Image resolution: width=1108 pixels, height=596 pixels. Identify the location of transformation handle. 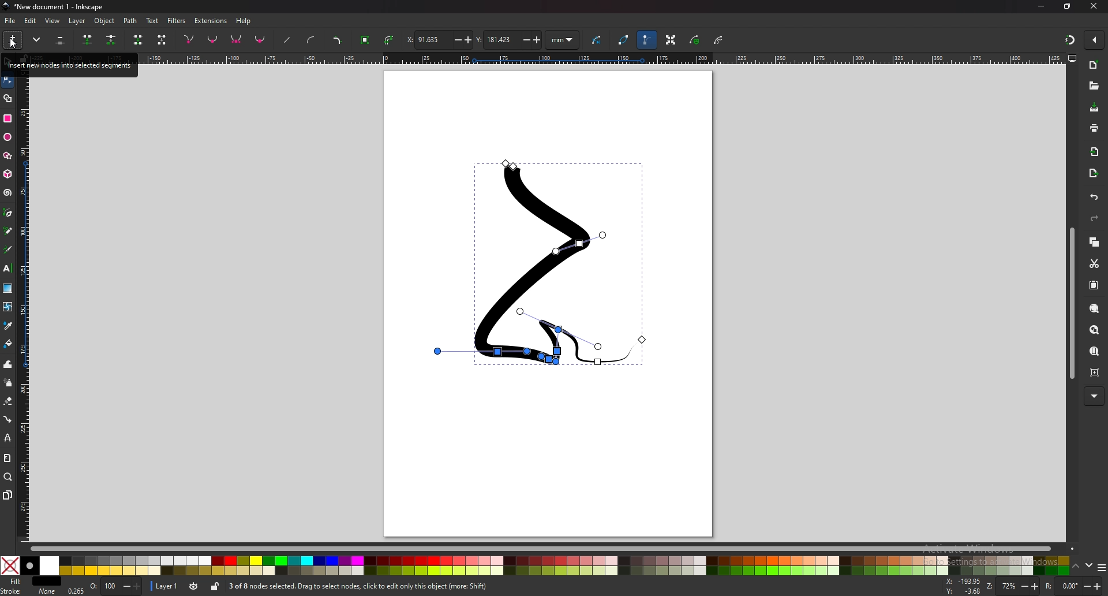
(670, 41).